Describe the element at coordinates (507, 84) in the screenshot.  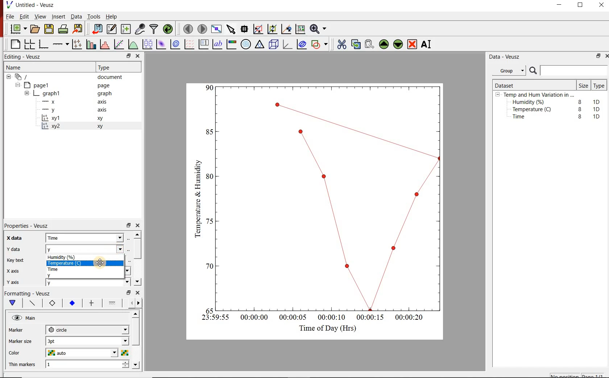
I see `Dataset` at that location.